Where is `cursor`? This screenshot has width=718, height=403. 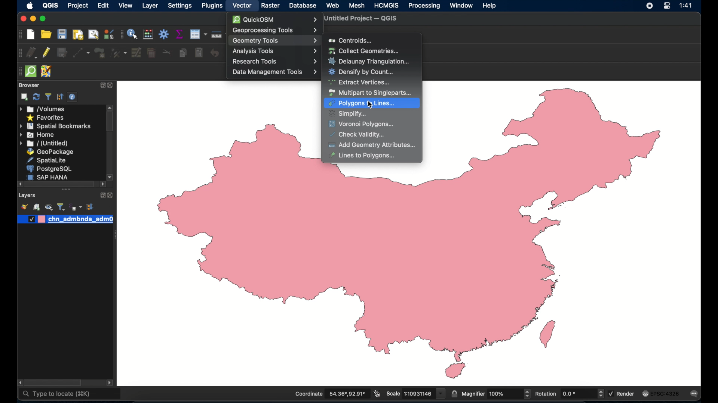
cursor is located at coordinates (370, 105).